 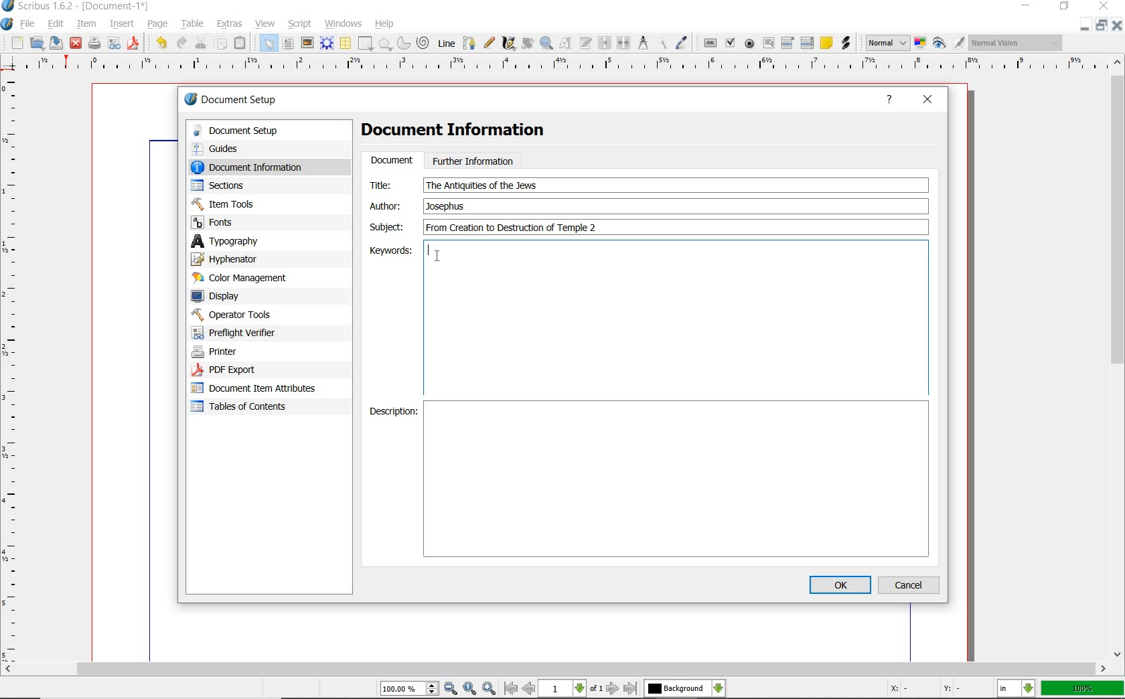 I want to click on select image preview mode, so click(x=887, y=44).